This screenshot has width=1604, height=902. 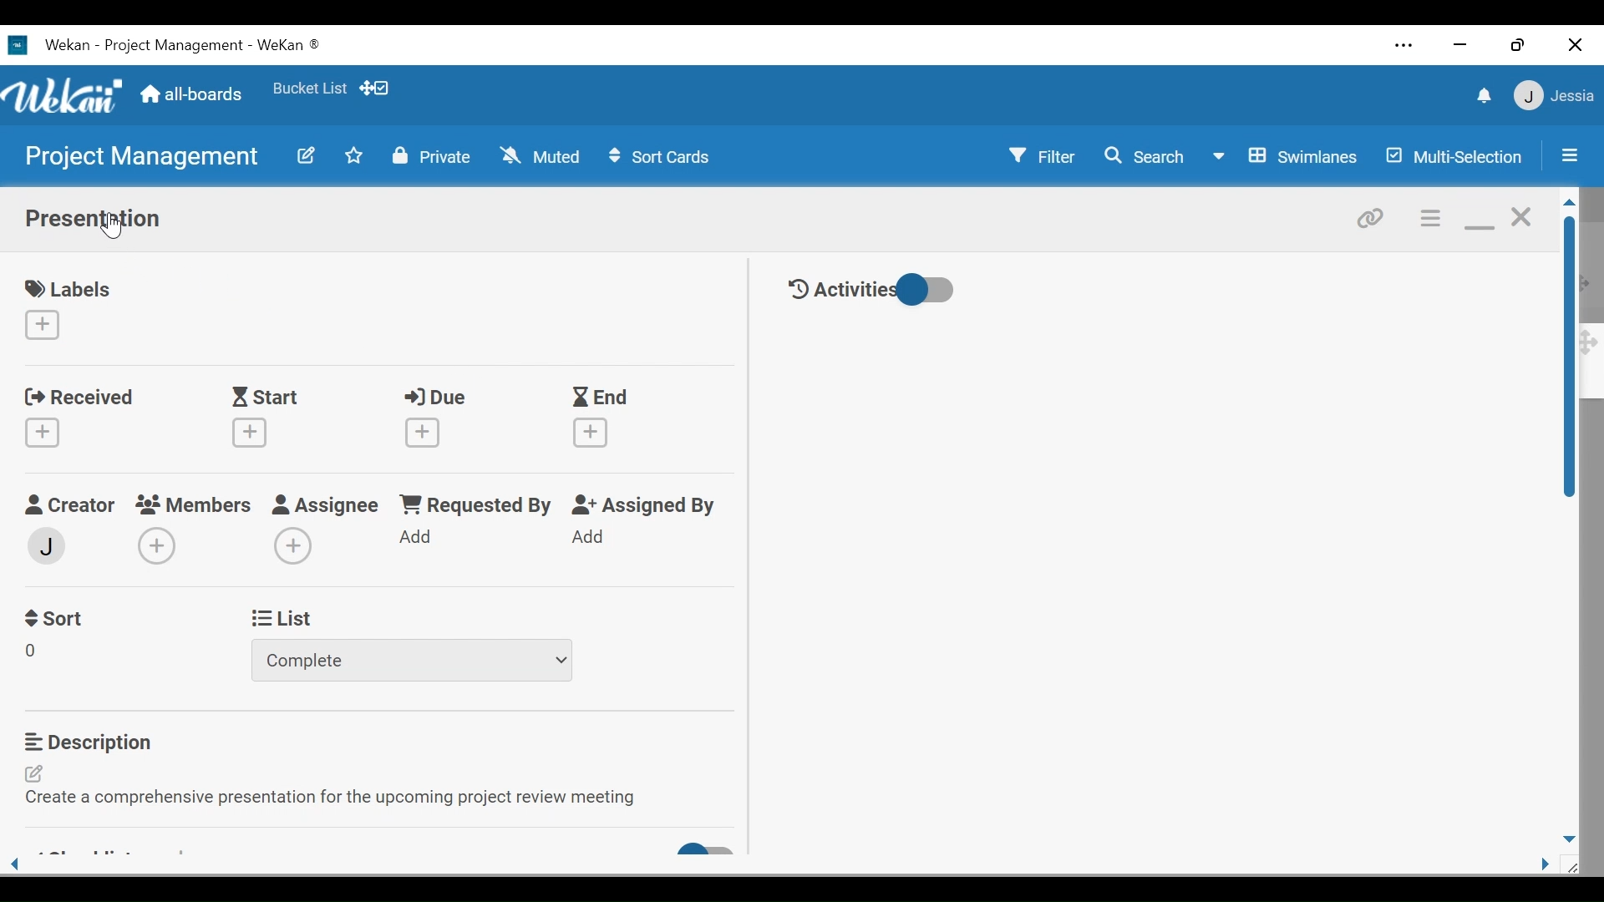 What do you see at coordinates (539, 157) in the screenshot?
I see `Muted` at bounding box center [539, 157].